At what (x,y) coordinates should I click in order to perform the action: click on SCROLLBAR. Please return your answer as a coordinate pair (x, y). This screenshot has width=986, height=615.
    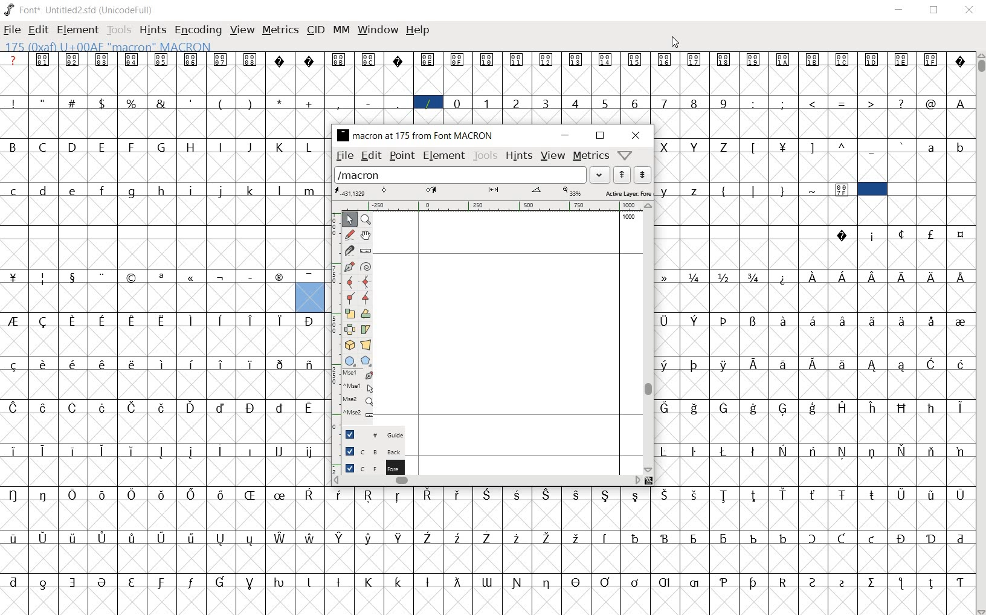
    Looking at the image, I should click on (980, 334).